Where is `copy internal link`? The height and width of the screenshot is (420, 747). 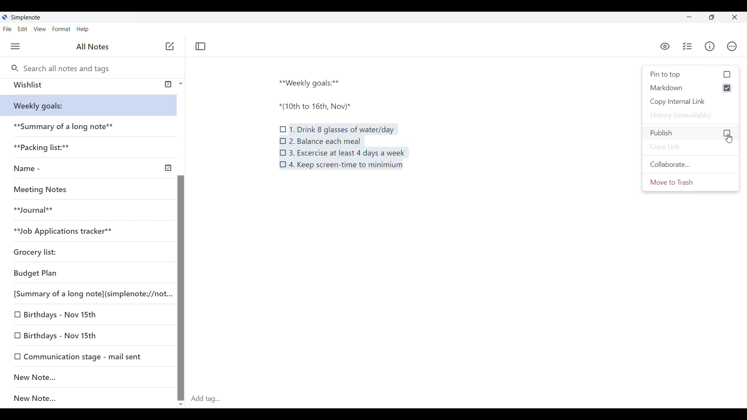 copy internal link is located at coordinates (679, 102).